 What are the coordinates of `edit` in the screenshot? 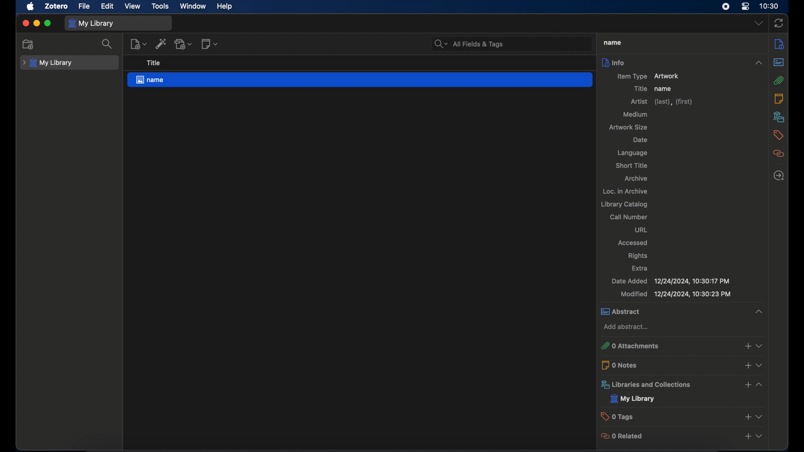 It's located at (108, 6).